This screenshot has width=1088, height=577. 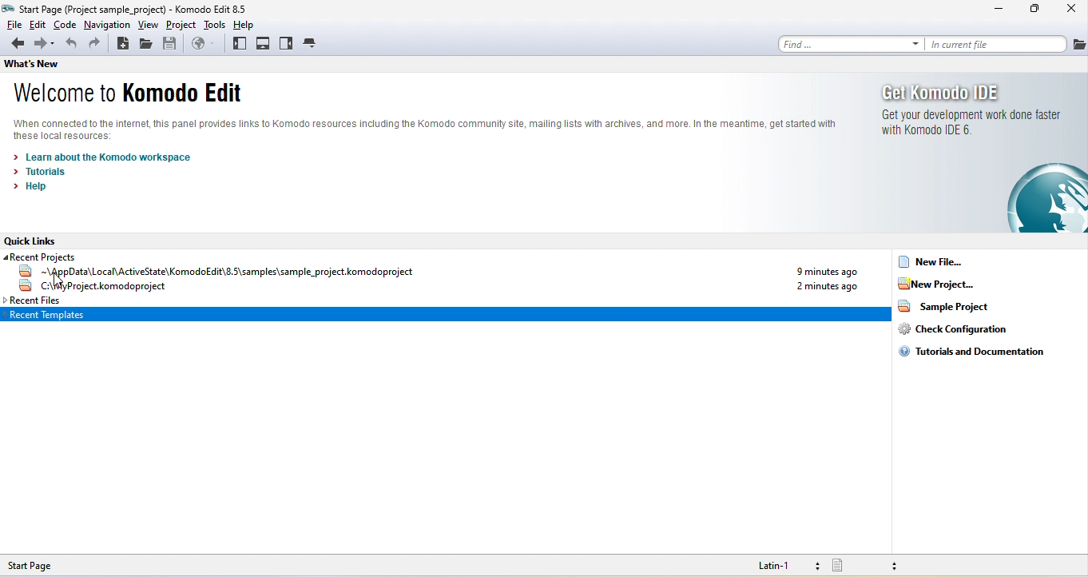 What do you see at coordinates (38, 241) in the screenshot?
I see `quick link` at bounding box center [38, 241].